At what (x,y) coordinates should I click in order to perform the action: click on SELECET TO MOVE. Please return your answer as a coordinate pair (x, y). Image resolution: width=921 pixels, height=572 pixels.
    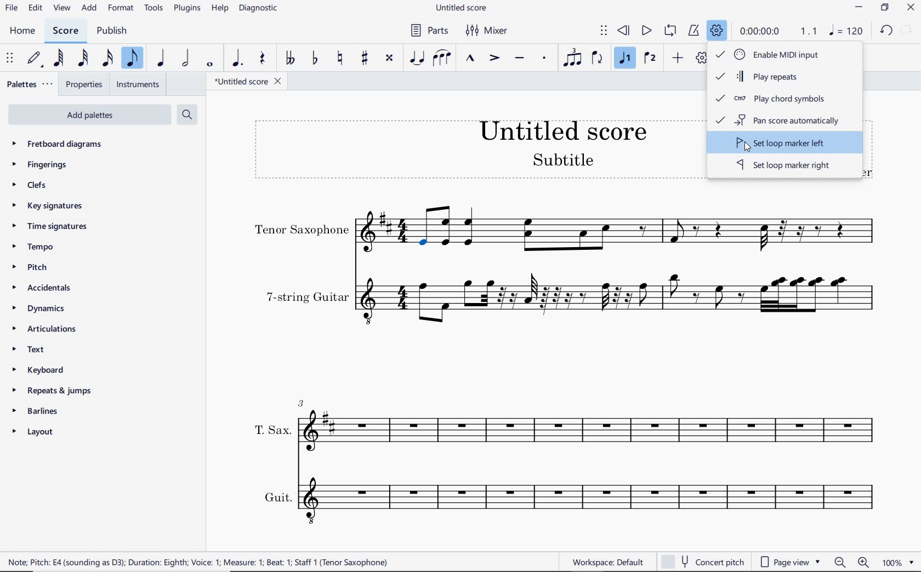
    Looking at the image, I should click on (9, 59).